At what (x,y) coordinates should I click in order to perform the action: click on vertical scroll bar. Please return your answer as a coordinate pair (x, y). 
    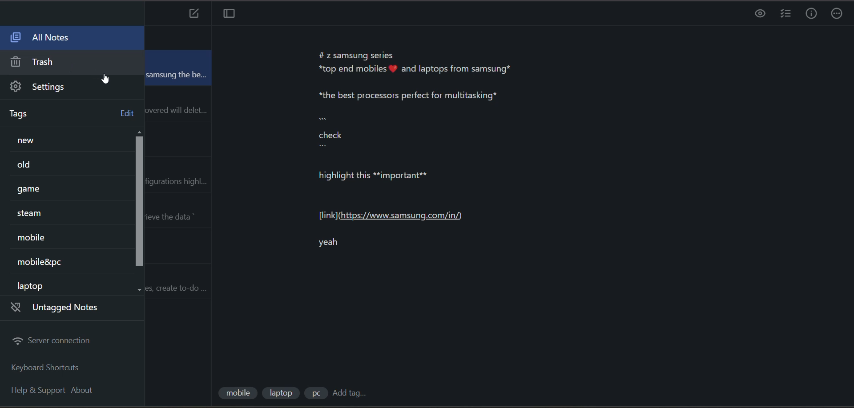
    Looking at the image, I should click on (138, 202).